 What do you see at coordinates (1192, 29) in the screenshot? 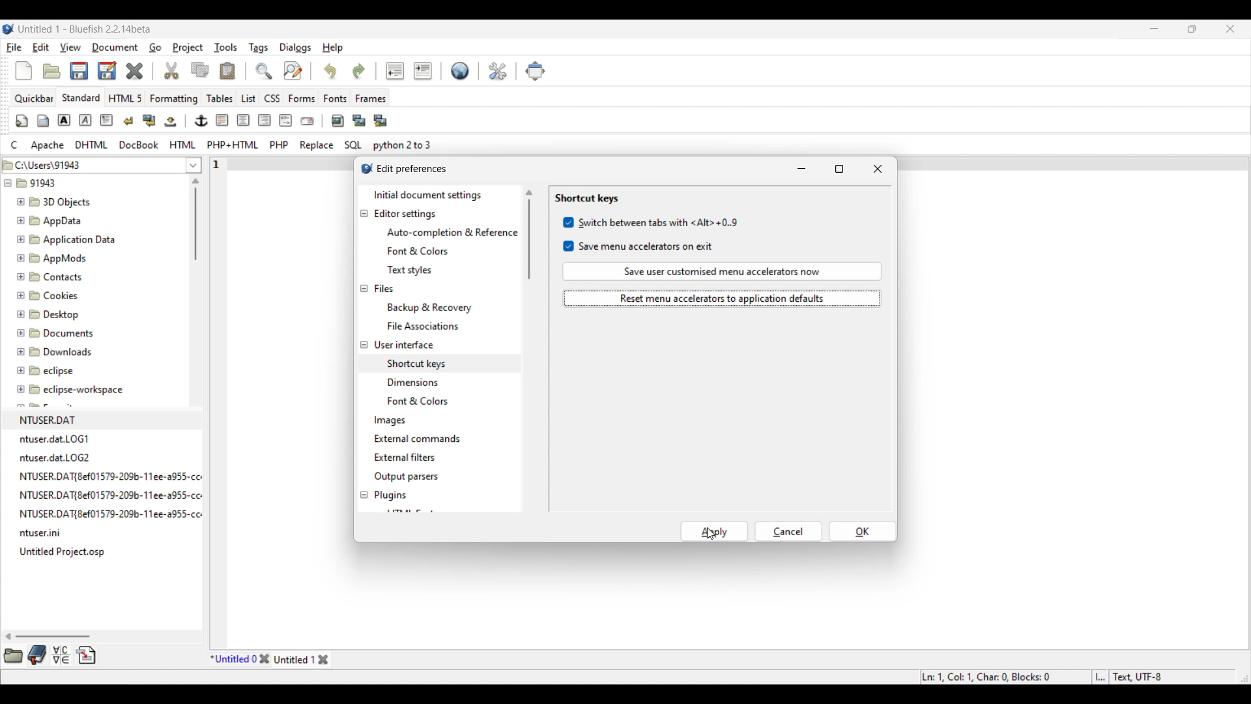
I see `Show in smaller tab` at bounding box center [1192, 29].